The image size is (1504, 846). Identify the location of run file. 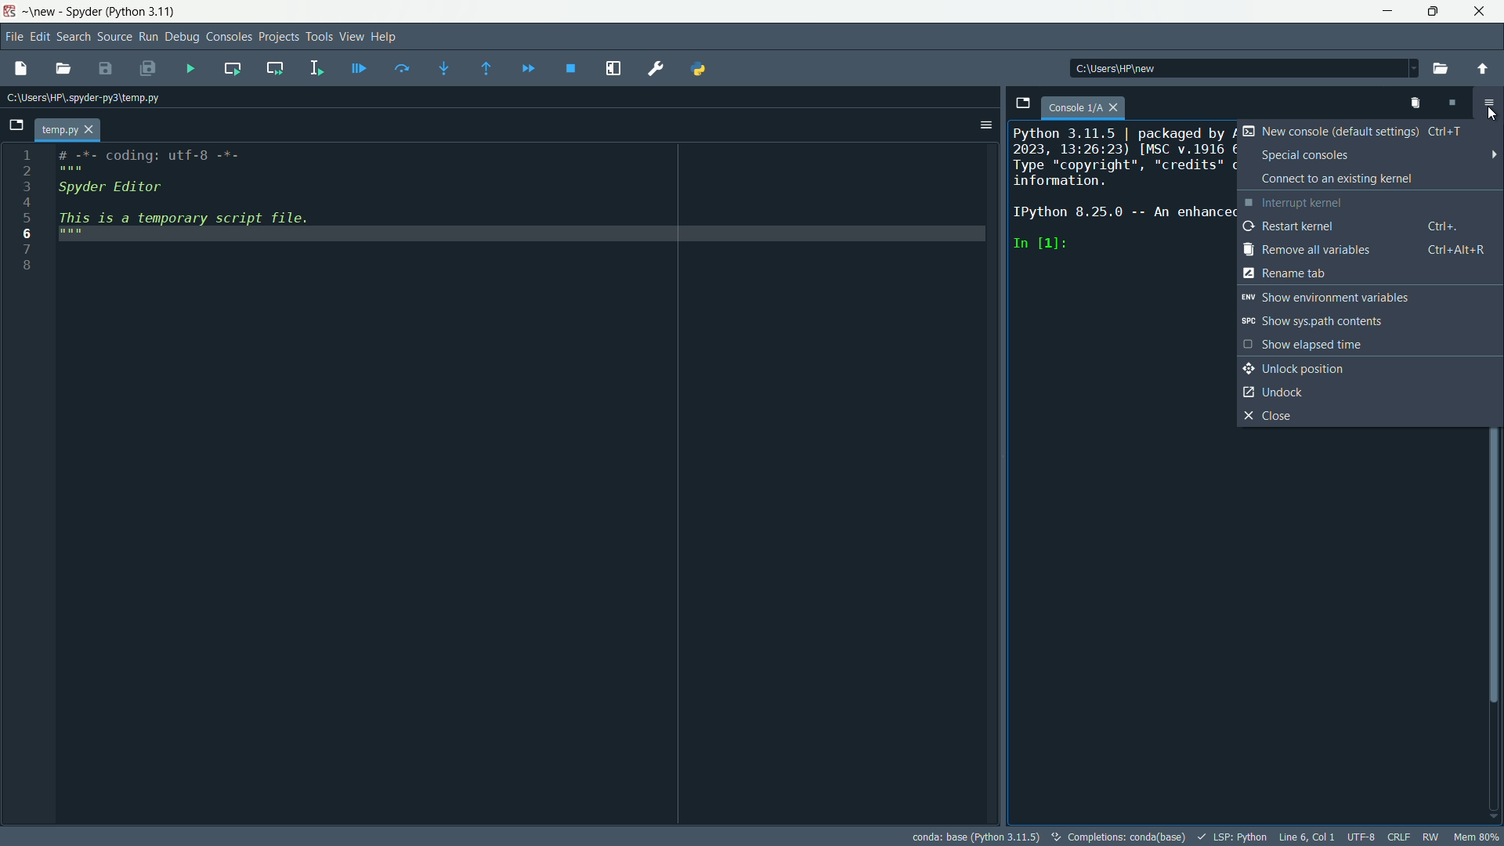
(193, 70).